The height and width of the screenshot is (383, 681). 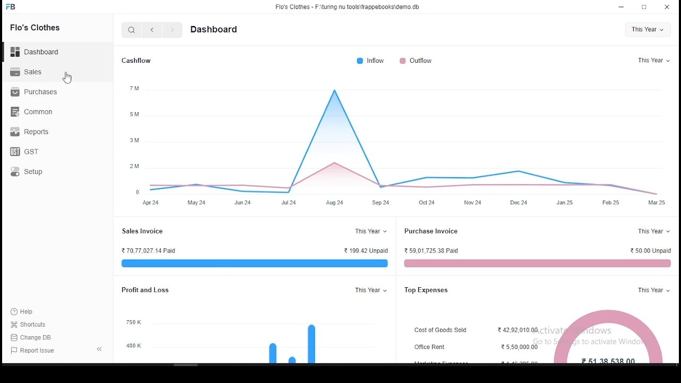 I want to click on outflow, so click(x=421, y=61).